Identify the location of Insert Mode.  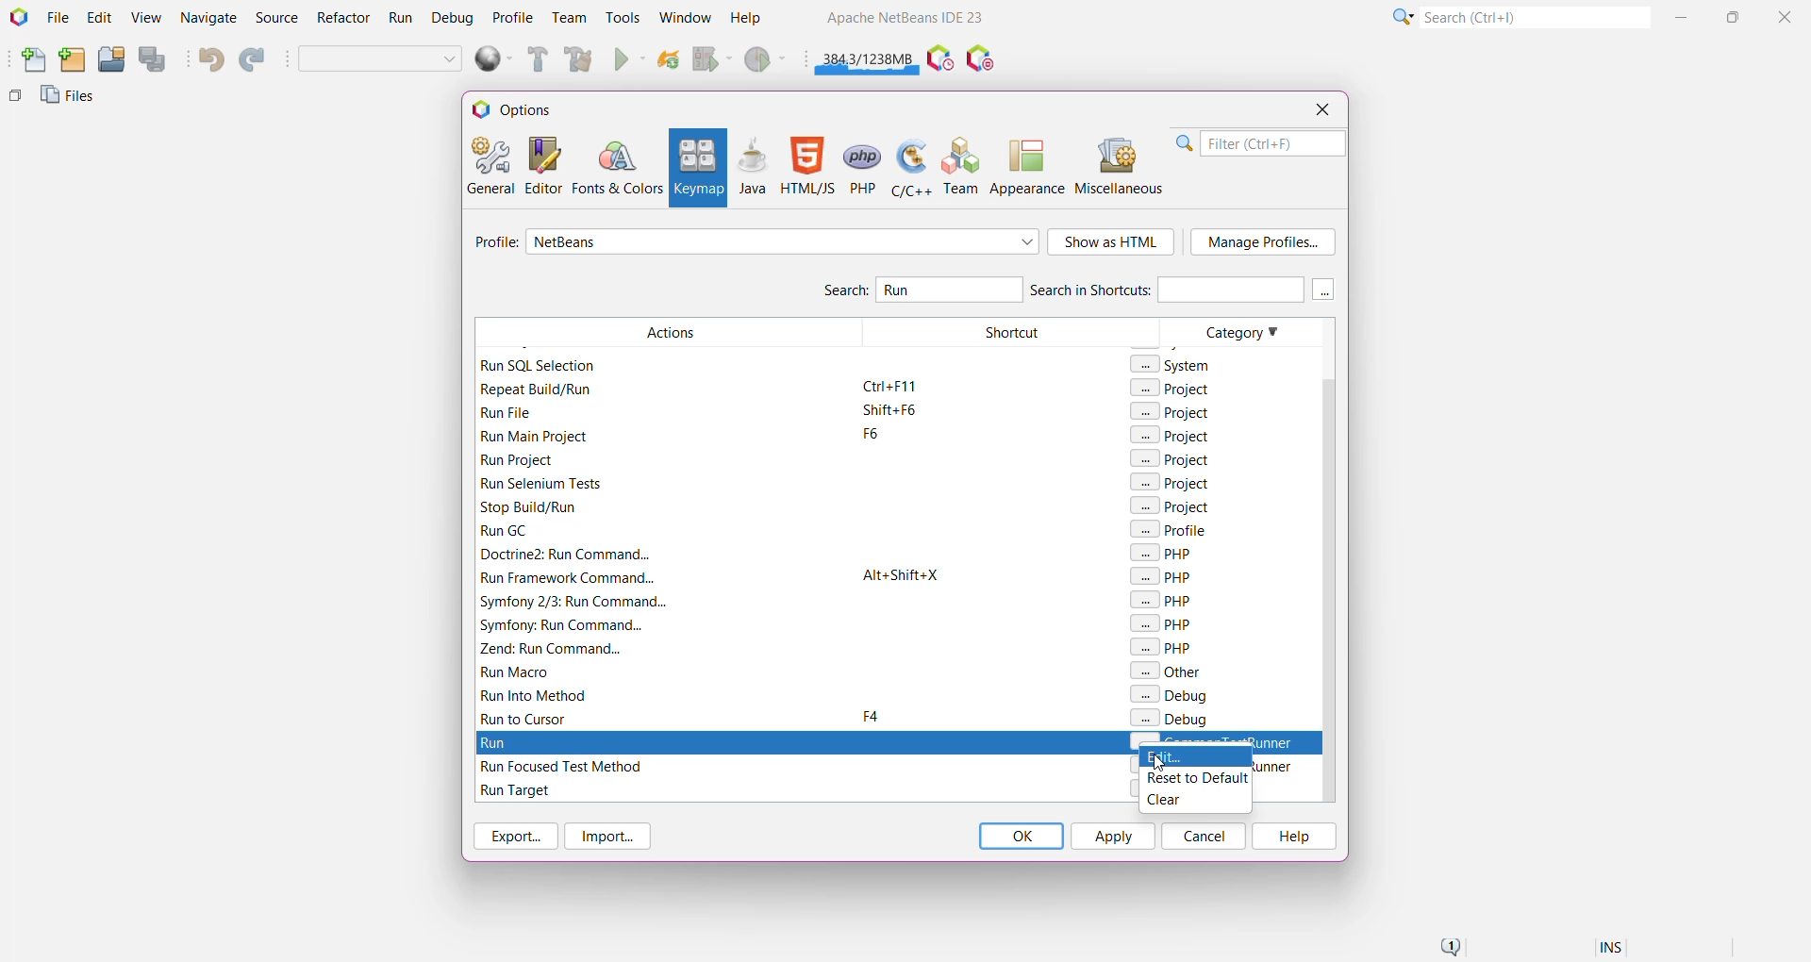
(1613, 950).